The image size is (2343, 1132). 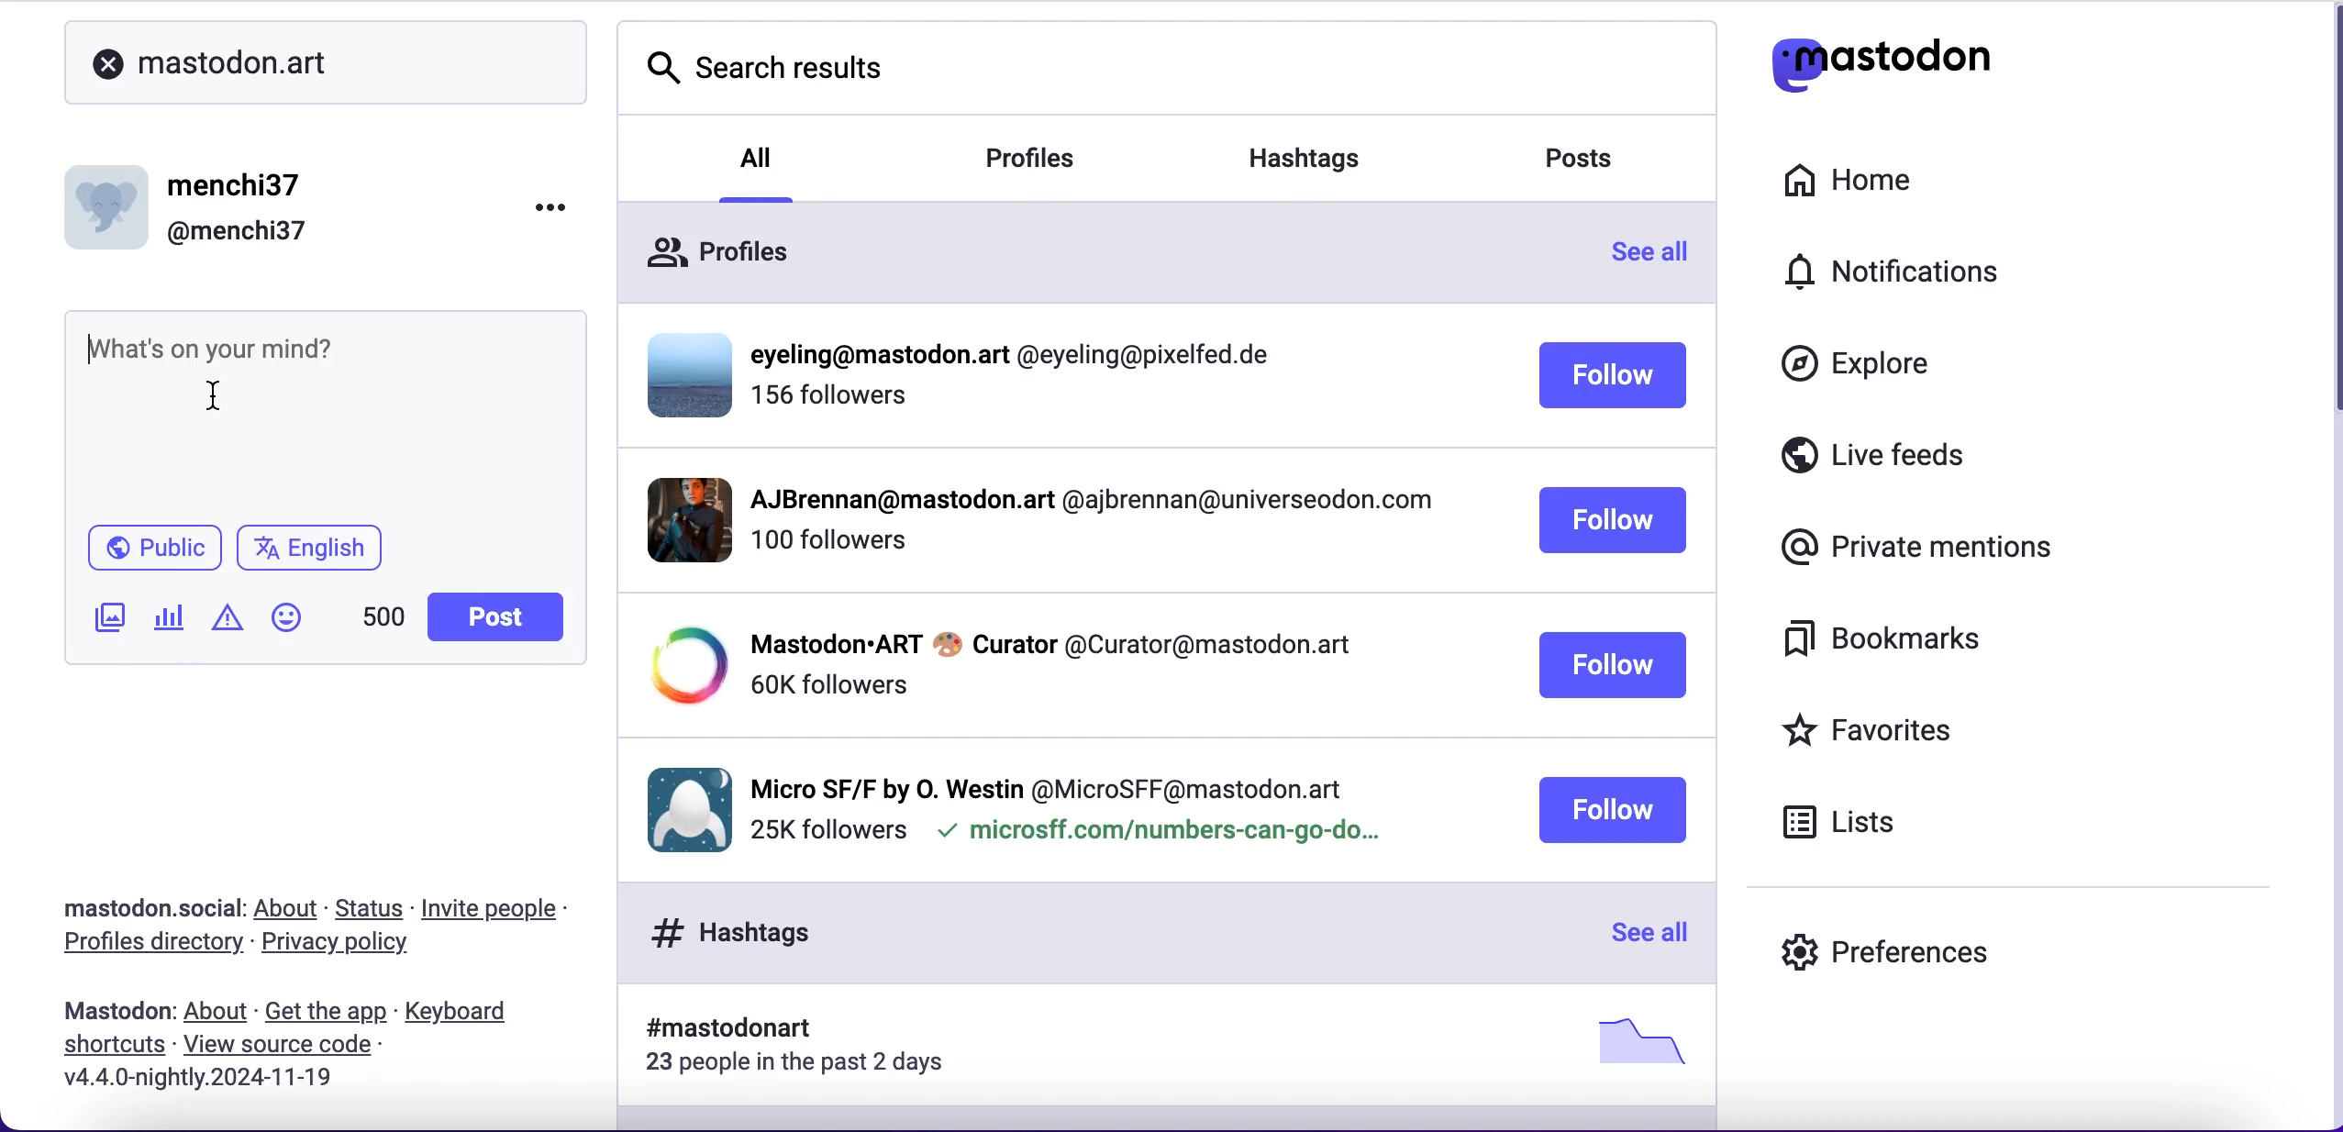 What do you see at coordinates (1848, 174) in the screenshot?
I see `home` at bounding box center [1848, 174].